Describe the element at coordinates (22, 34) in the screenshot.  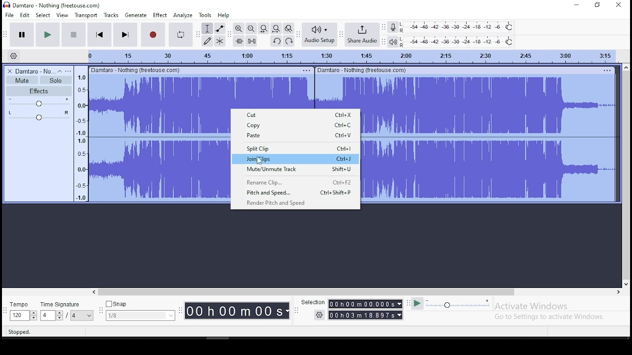
I see `pause` at that location.